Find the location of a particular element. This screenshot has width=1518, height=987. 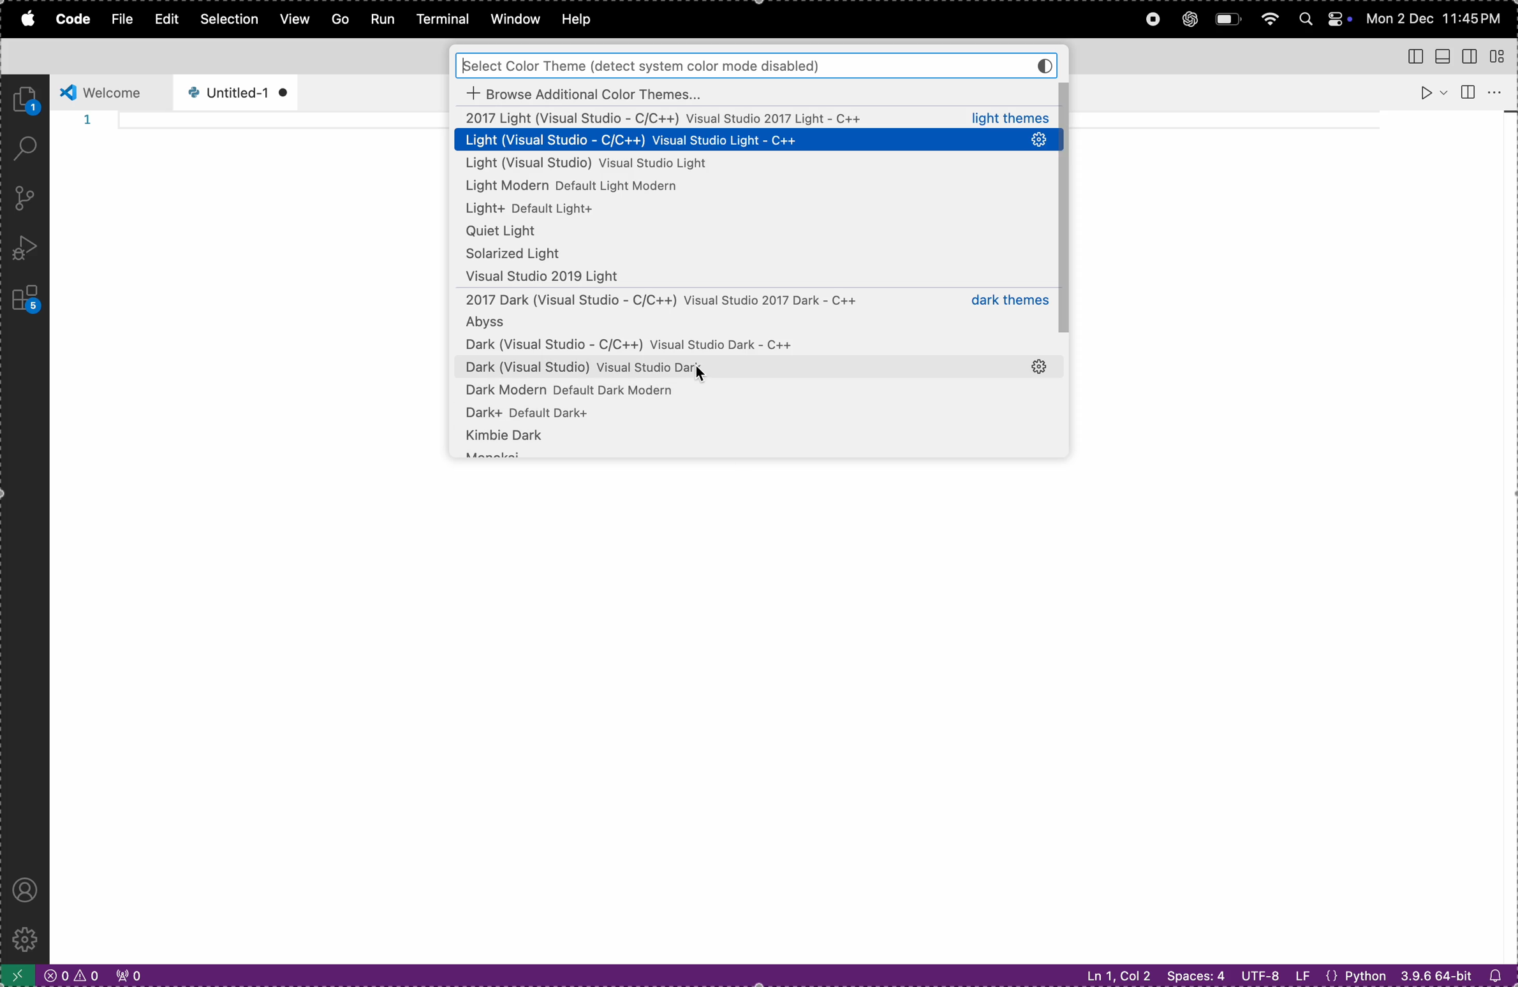

waiting for second key chord is located at coordinates (307, 975).